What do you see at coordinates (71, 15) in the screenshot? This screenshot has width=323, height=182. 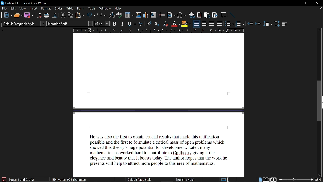 I see `Copy` at bounding box center [71, 15].